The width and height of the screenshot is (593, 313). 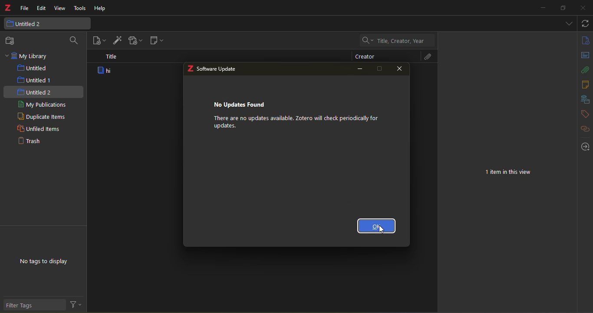 What do you see at coordinates (425, 56) in the screenshot?
I see `attach` at bounding box center [425, 56].